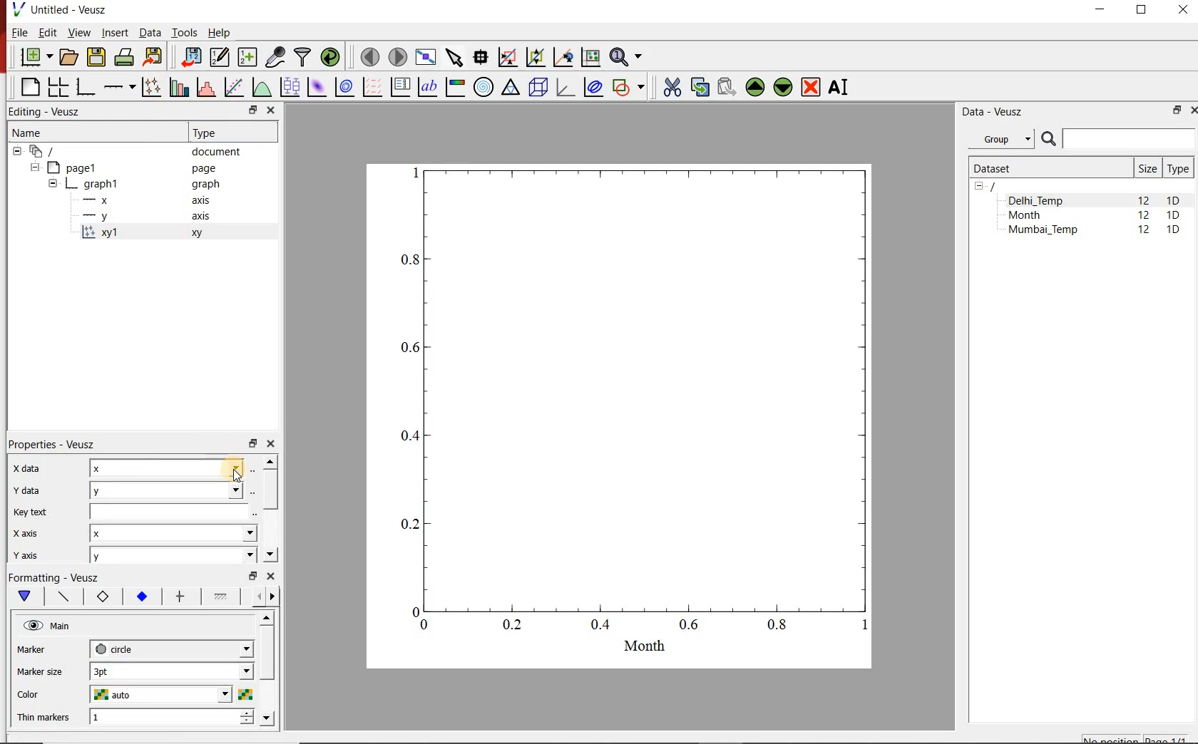 The image size is (1198, 744). Describe the element at coordinates (130, 150) in the screenshot. I see `document` at that location.